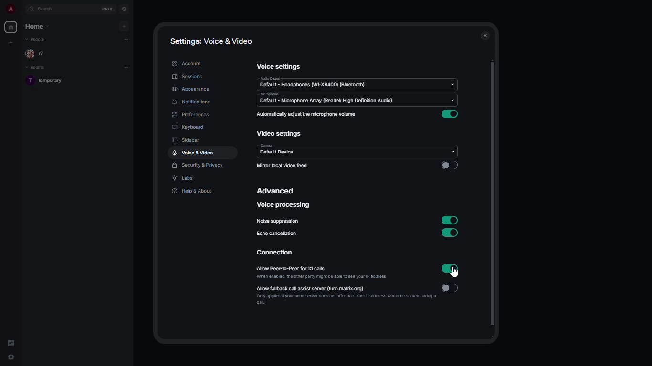 This screenshot has width=652, height=366. What do you see at coordinates (48, 81) in the screenshot?
I see `room` at bounding box center [48, 81].